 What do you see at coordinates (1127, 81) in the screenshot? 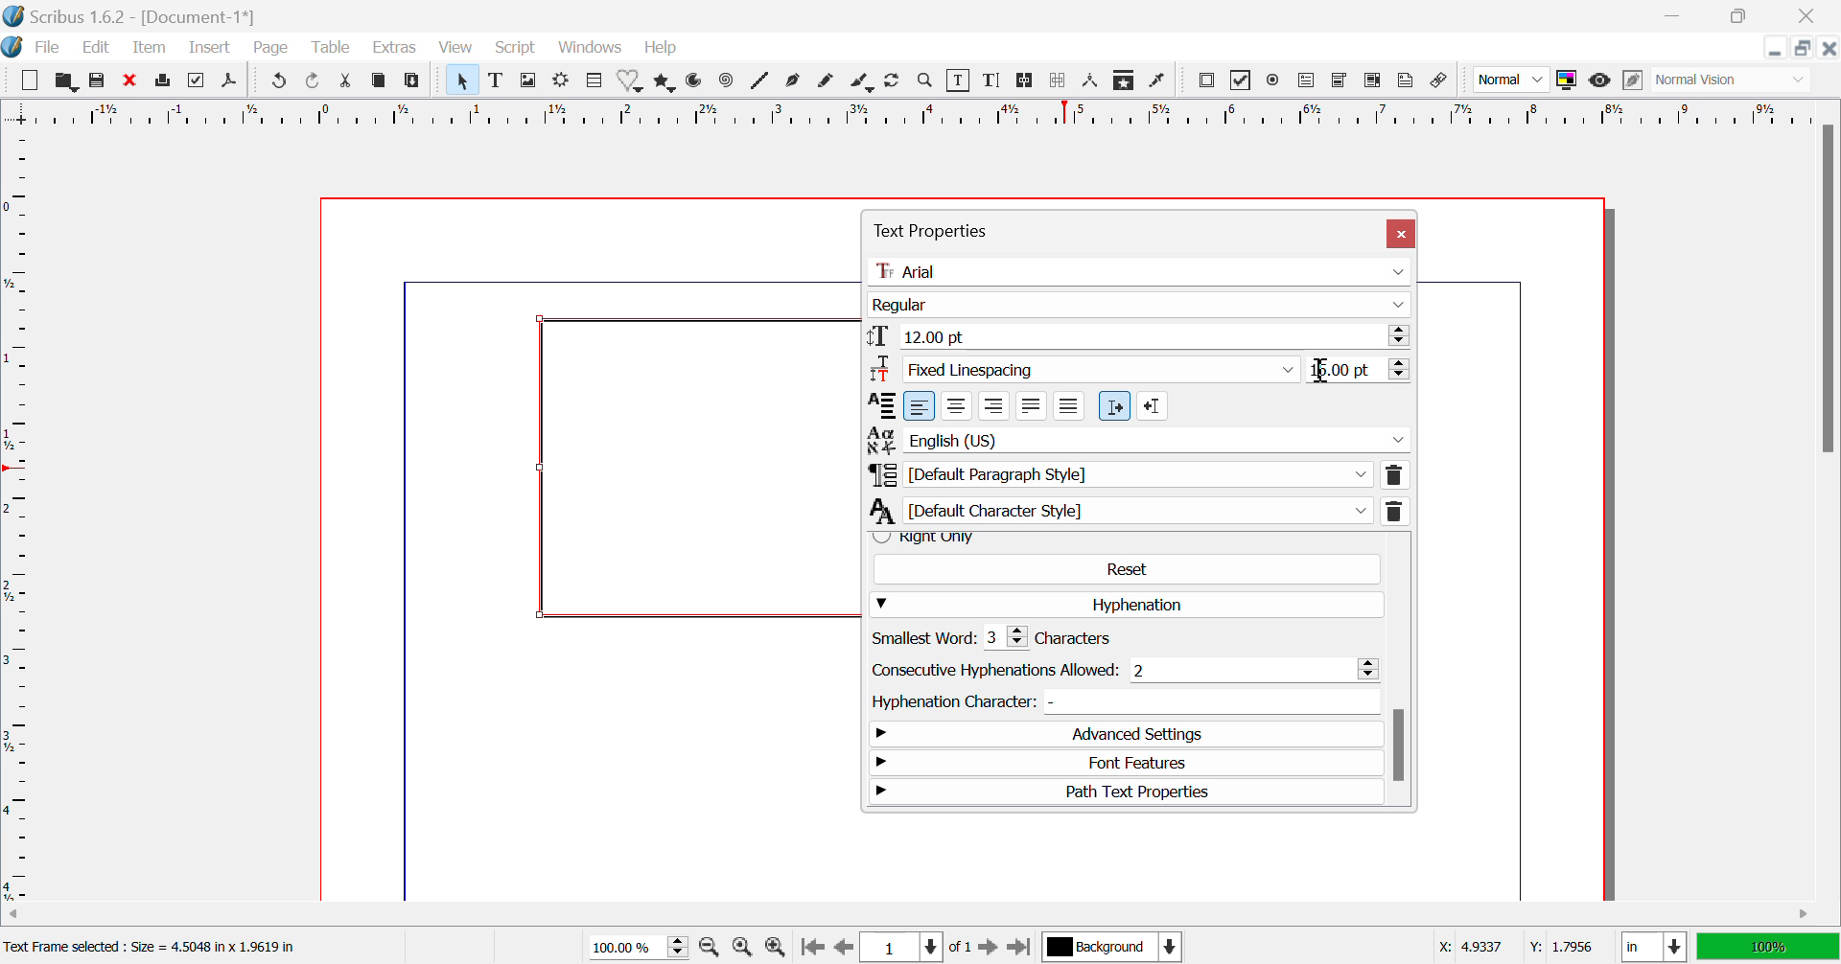
I see `Copy Item Properties` at bounding box center [1127, 81].